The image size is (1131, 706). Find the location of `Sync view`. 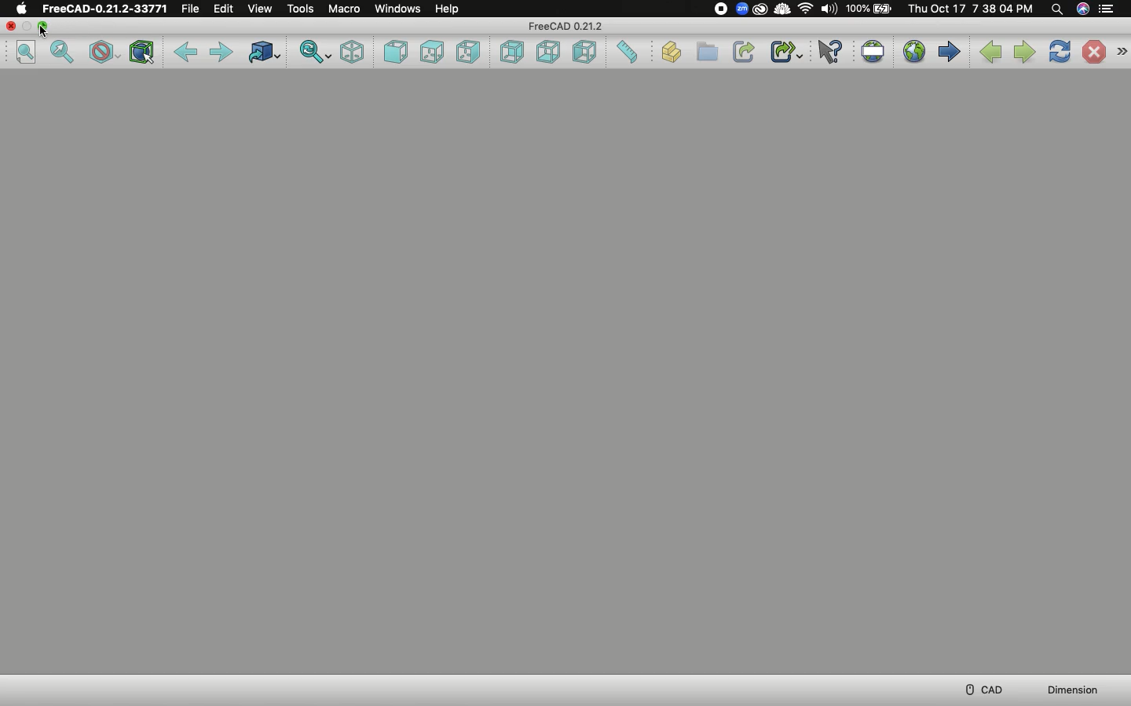

Sync view is located at coordinates (316, 53).